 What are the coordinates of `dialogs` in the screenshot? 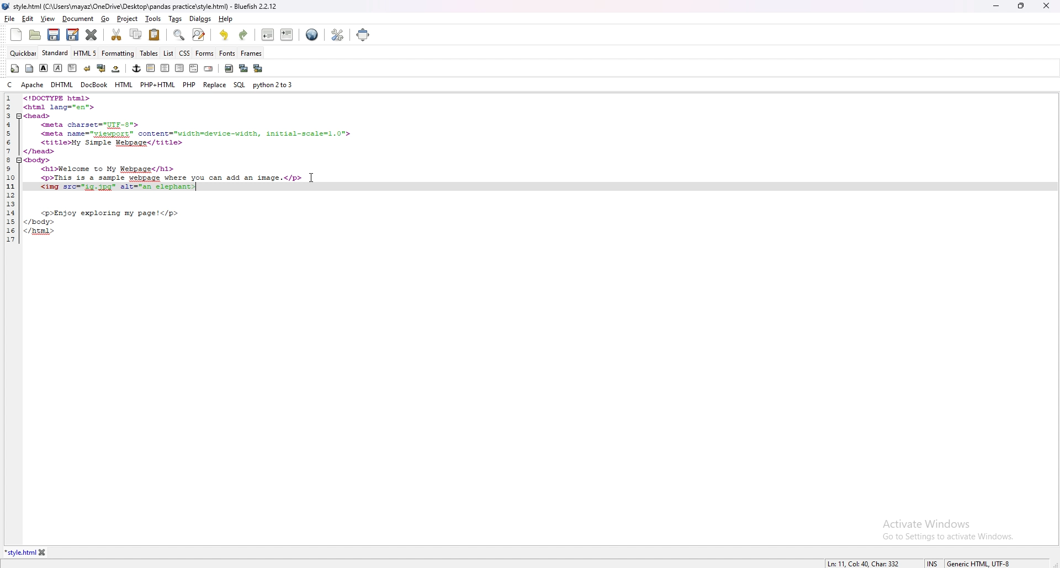 It's located at (200, 19).